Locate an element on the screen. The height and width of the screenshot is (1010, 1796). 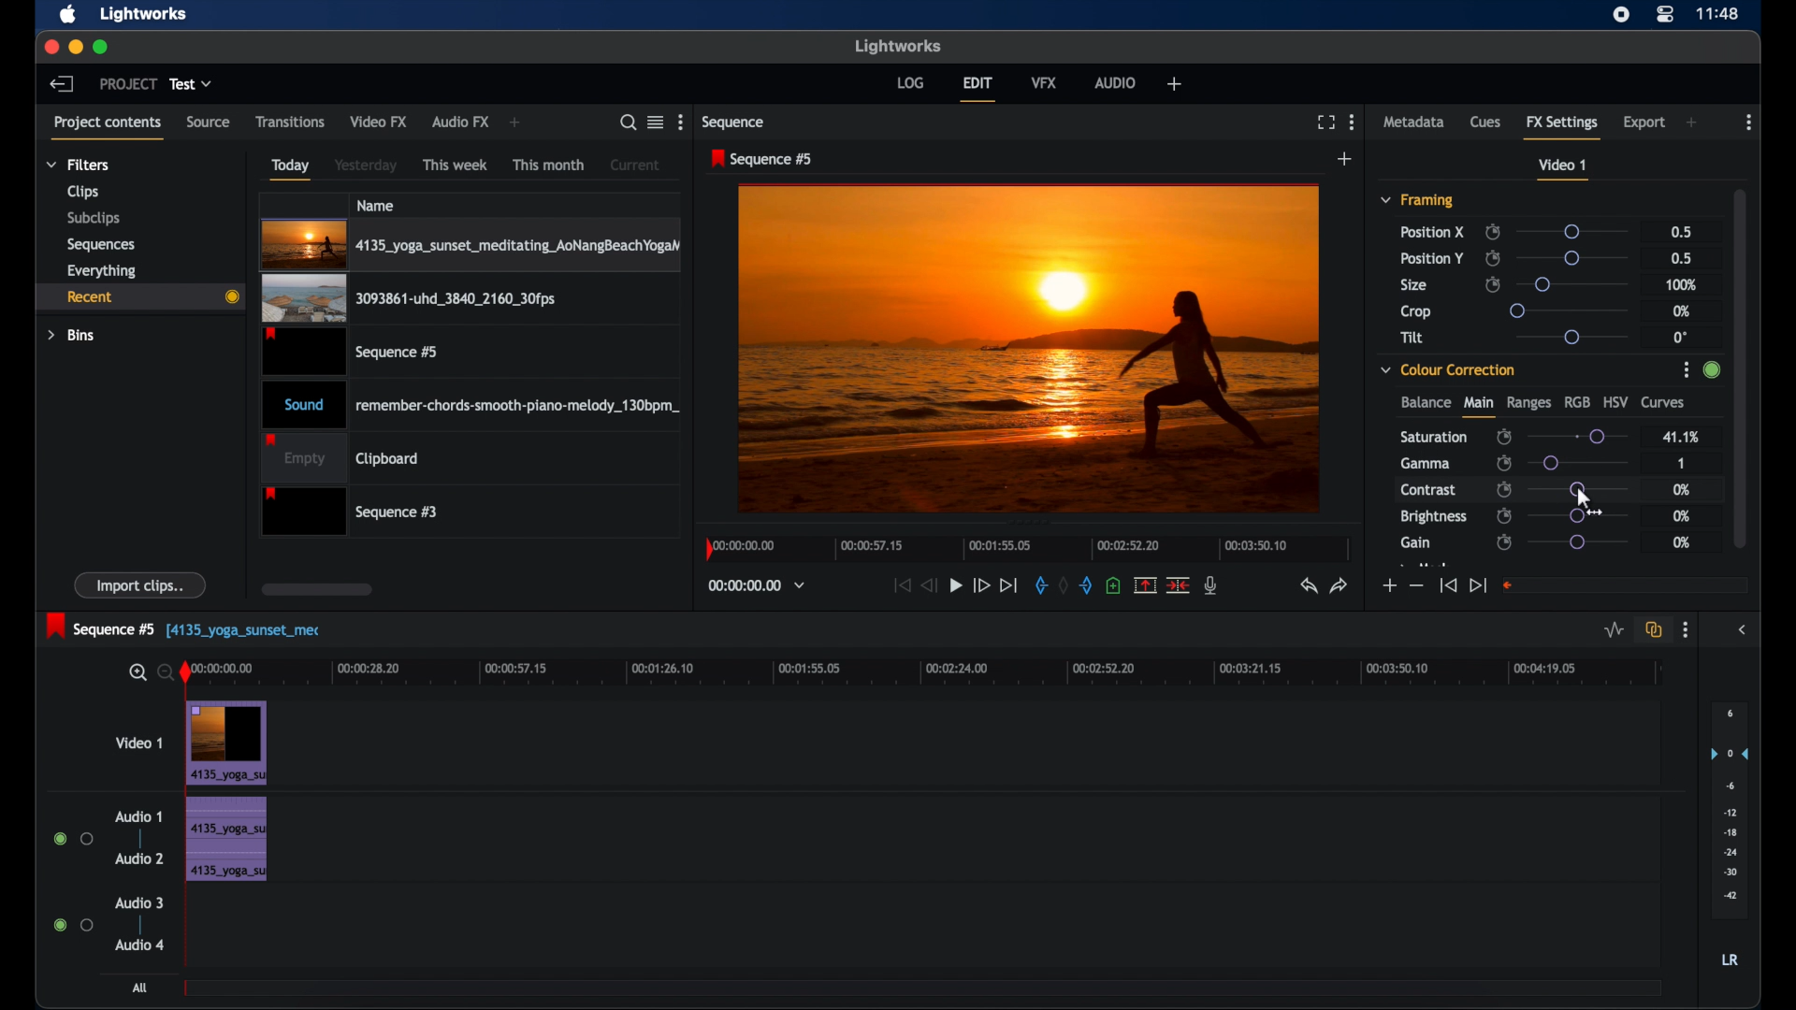
bins is located at coordinates (72, 334).